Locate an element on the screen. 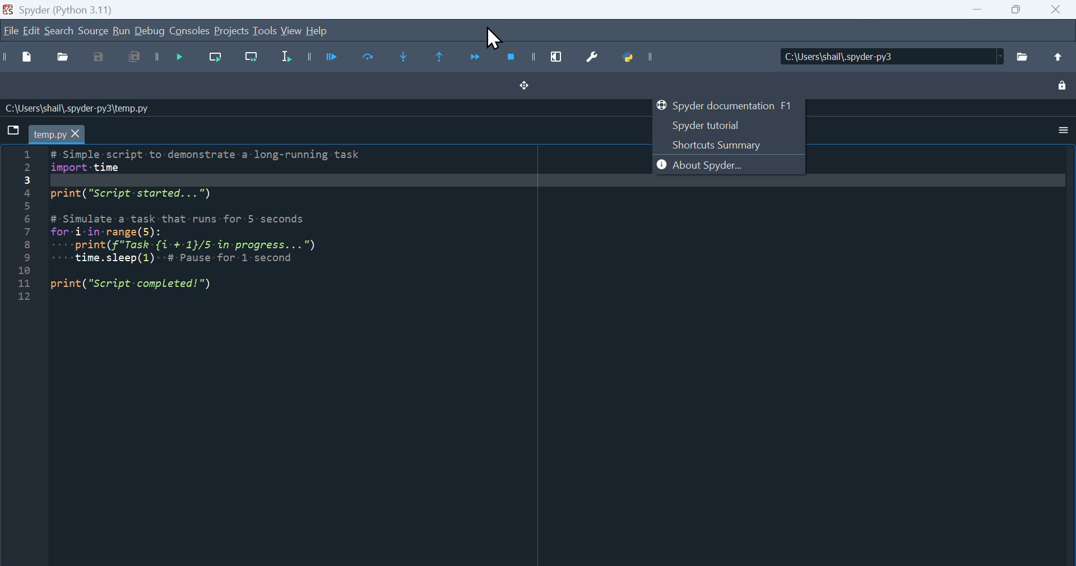 The height and width of the screenshot is (566, 1076). continue execution until same function returns is located at coordinates (444, 58).